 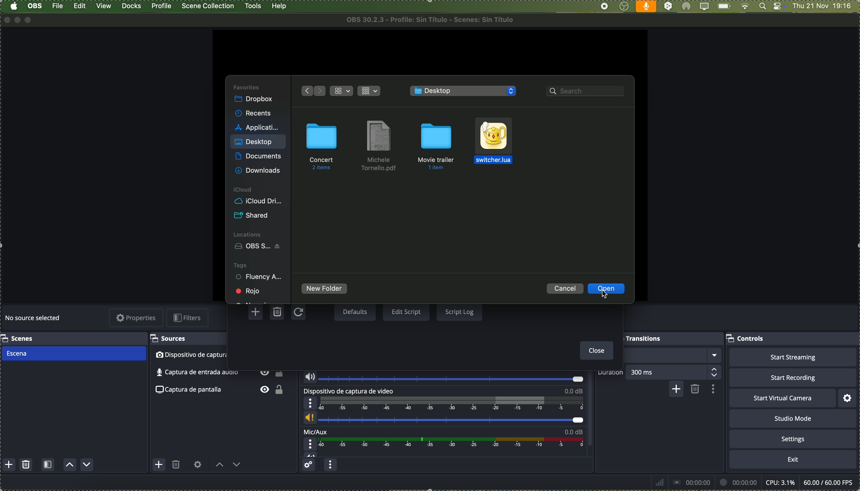 I want to click on stop recording, so click(x=604, y=6).